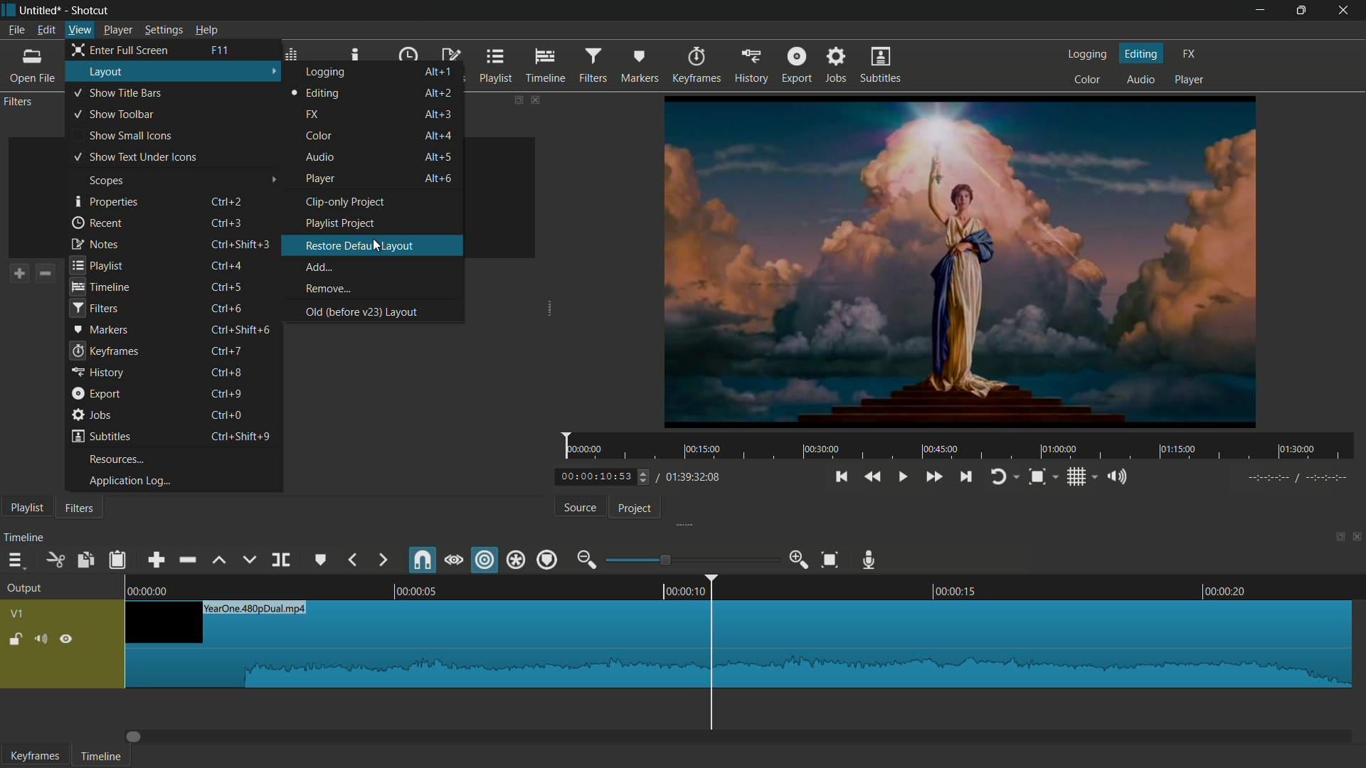 The width and height of the screenshot is (1366, 768). Describe the element at coordinates (16, 30) in the screenshot. I see `file menu` at that location.